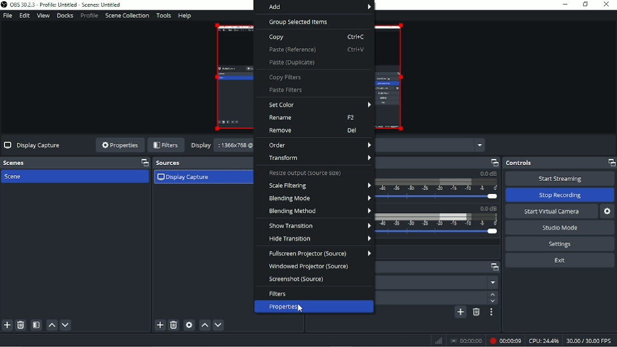 The height and width of the screenshot is (347, 617). I want to click on Fade, so click(439, 282).